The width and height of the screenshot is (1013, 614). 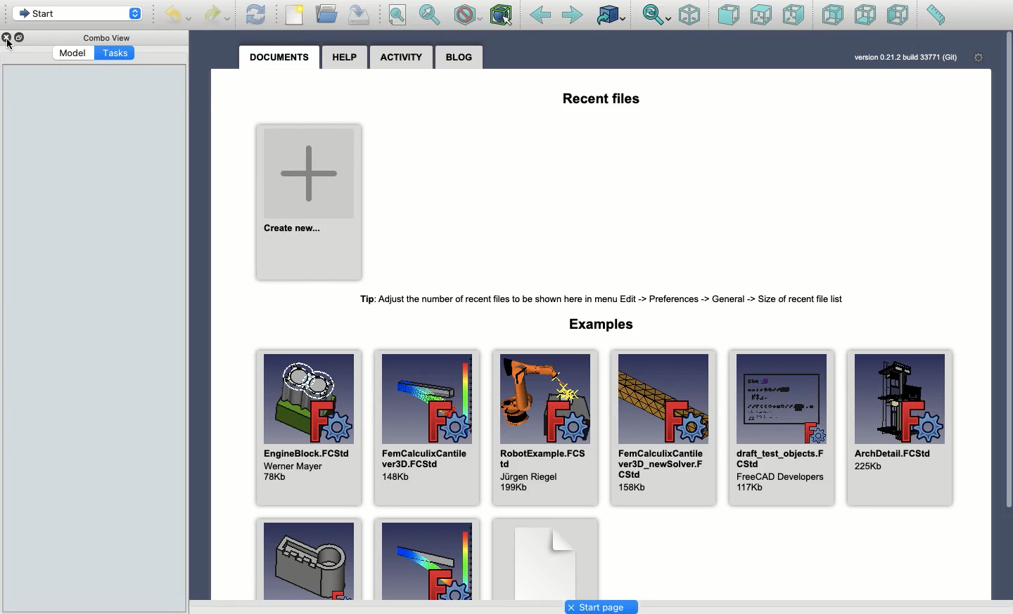 What do you see at coordinates (656, 15) in the screenshot?
I see `Sync view` at bounding box center [656, 15].